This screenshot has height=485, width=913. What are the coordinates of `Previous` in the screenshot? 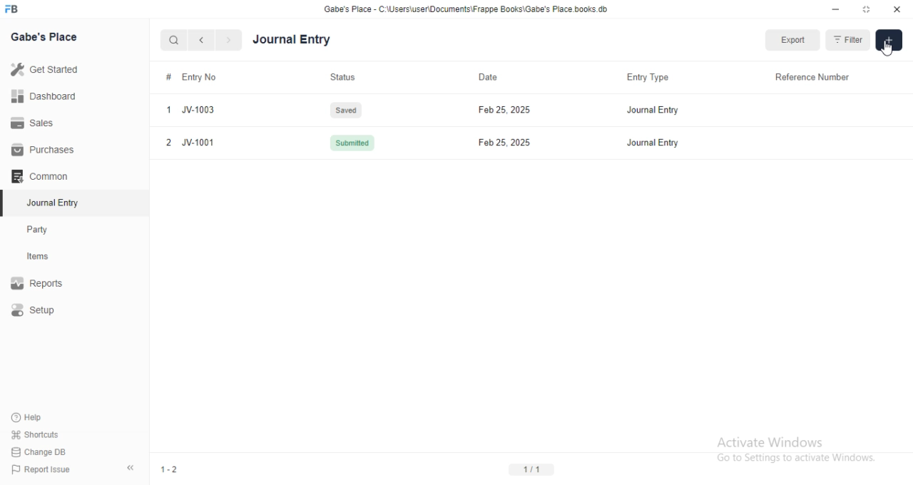 It's located at (202, 41).